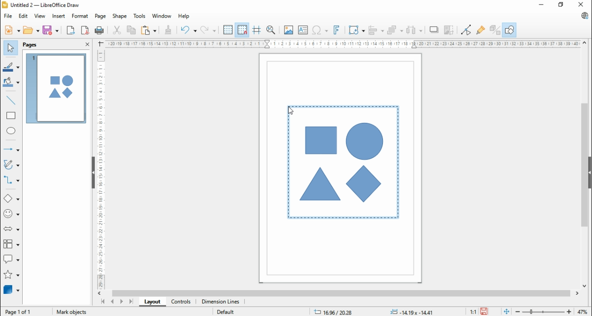  What do you see at coordinates (11, 48) in the screenshot?
I see `select` at bounding box center [11, 48].